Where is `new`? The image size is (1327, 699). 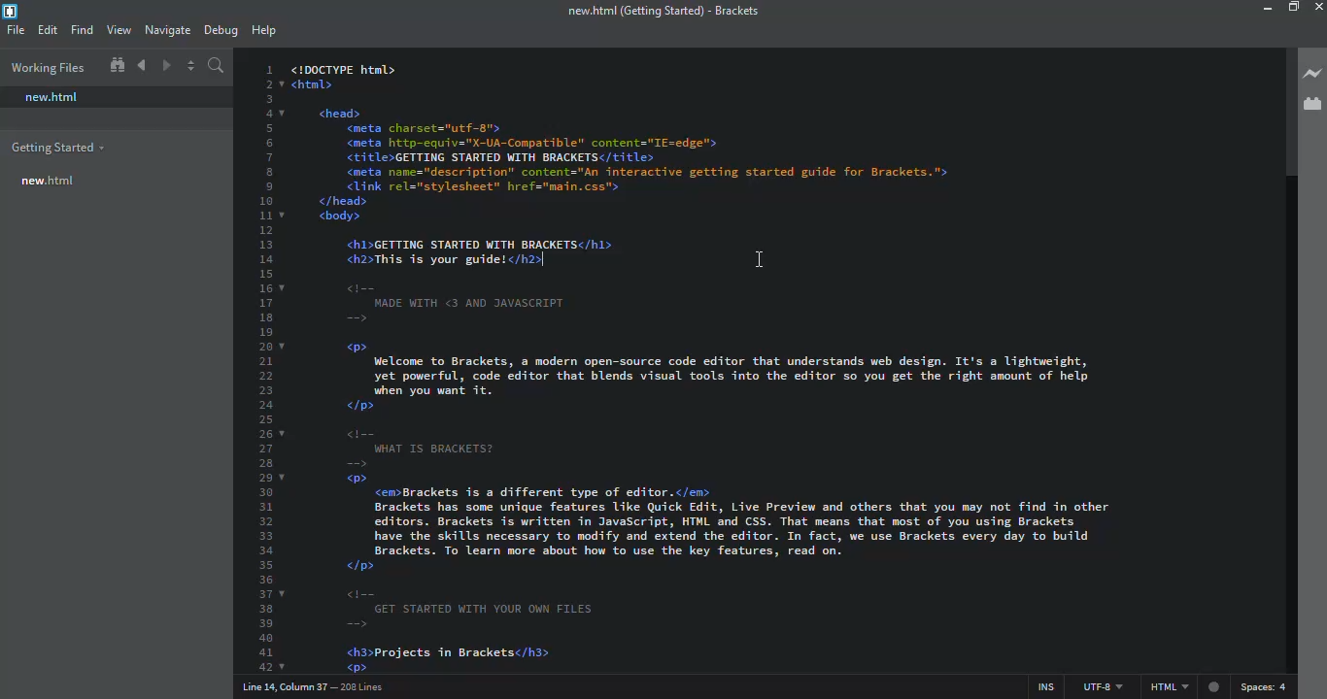
new is located at coordinates (48, 178).